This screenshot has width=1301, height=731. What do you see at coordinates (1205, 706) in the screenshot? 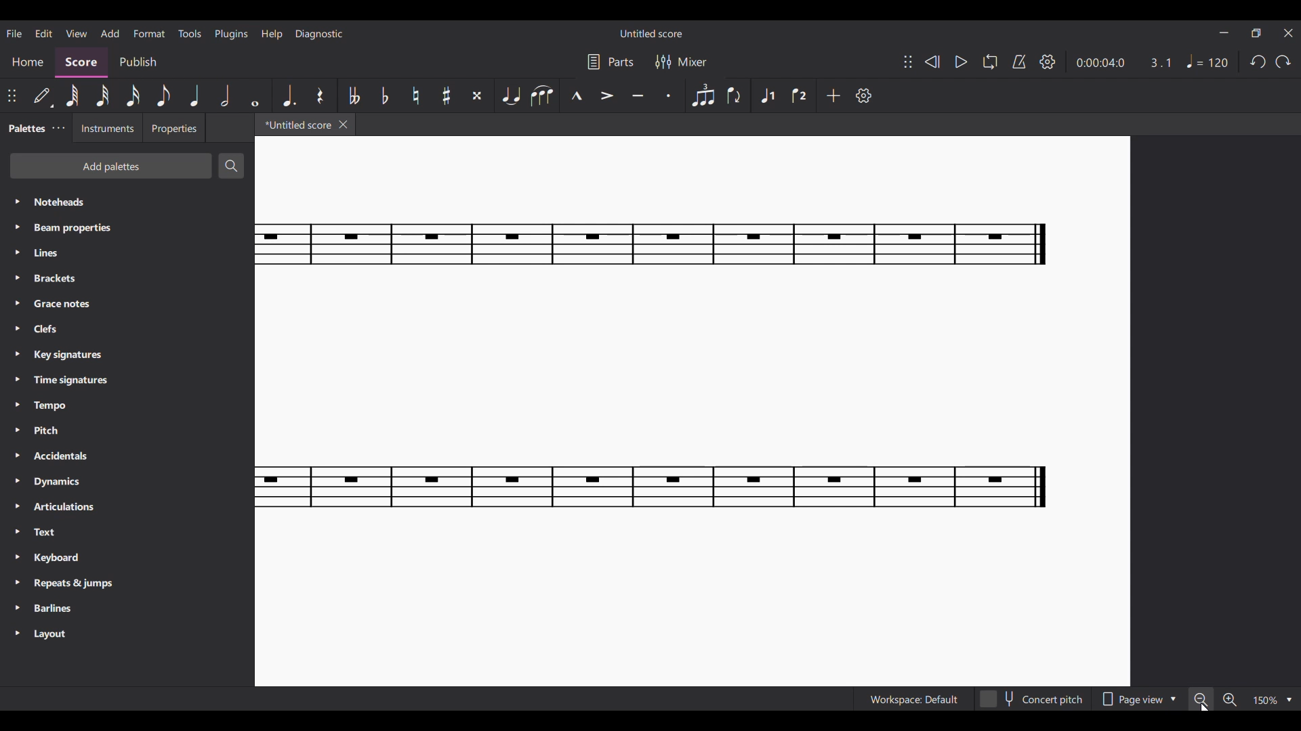
I see `Cursor` at bounding box center [1205, 706].